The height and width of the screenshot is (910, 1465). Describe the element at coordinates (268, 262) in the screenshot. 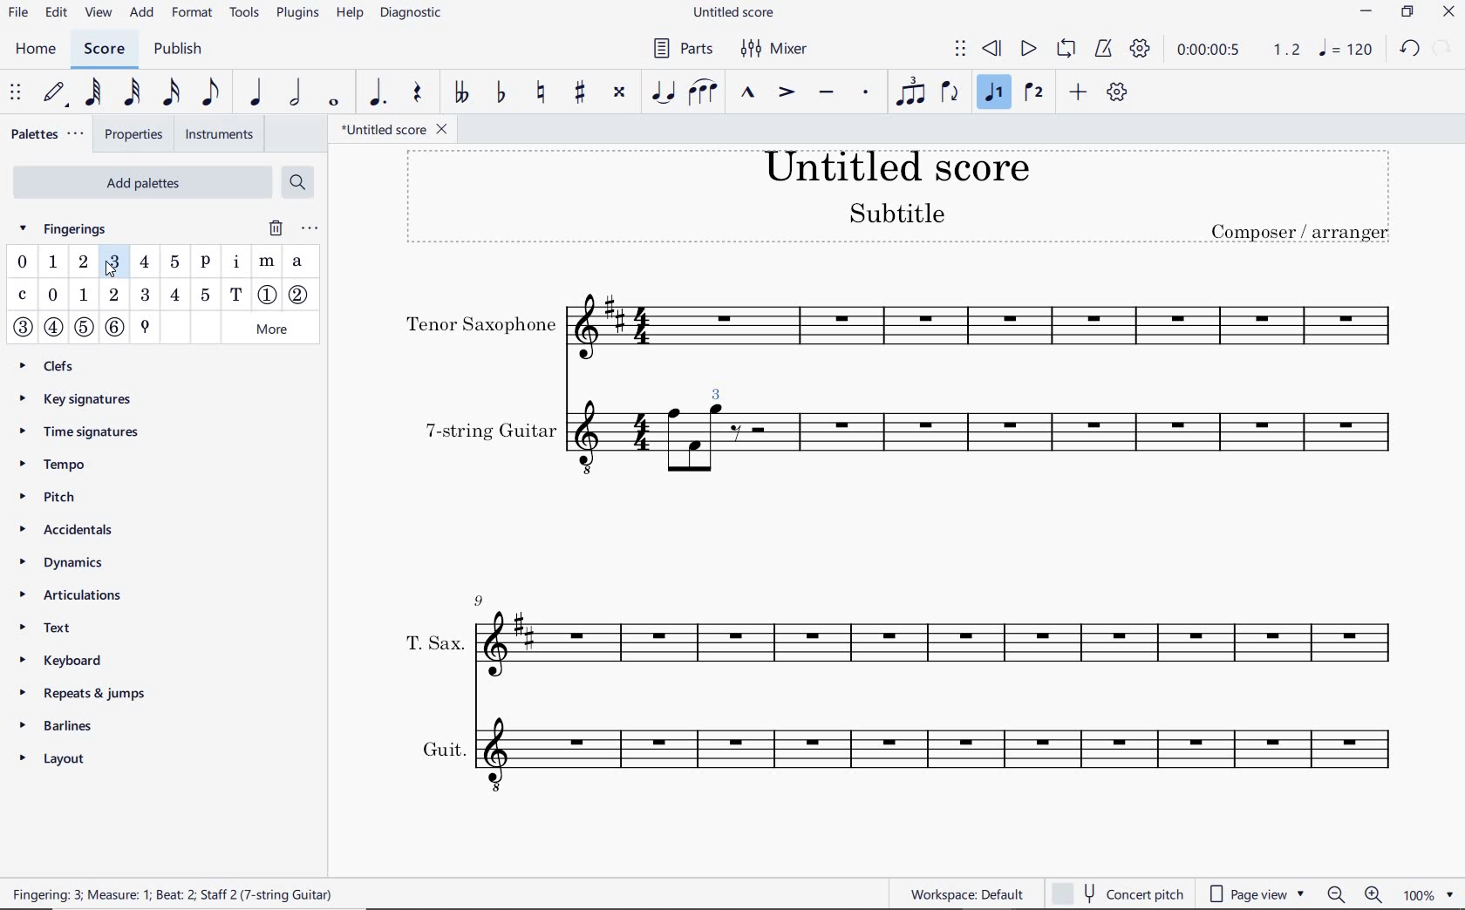

I see `rh guitar fingering m` at that location.